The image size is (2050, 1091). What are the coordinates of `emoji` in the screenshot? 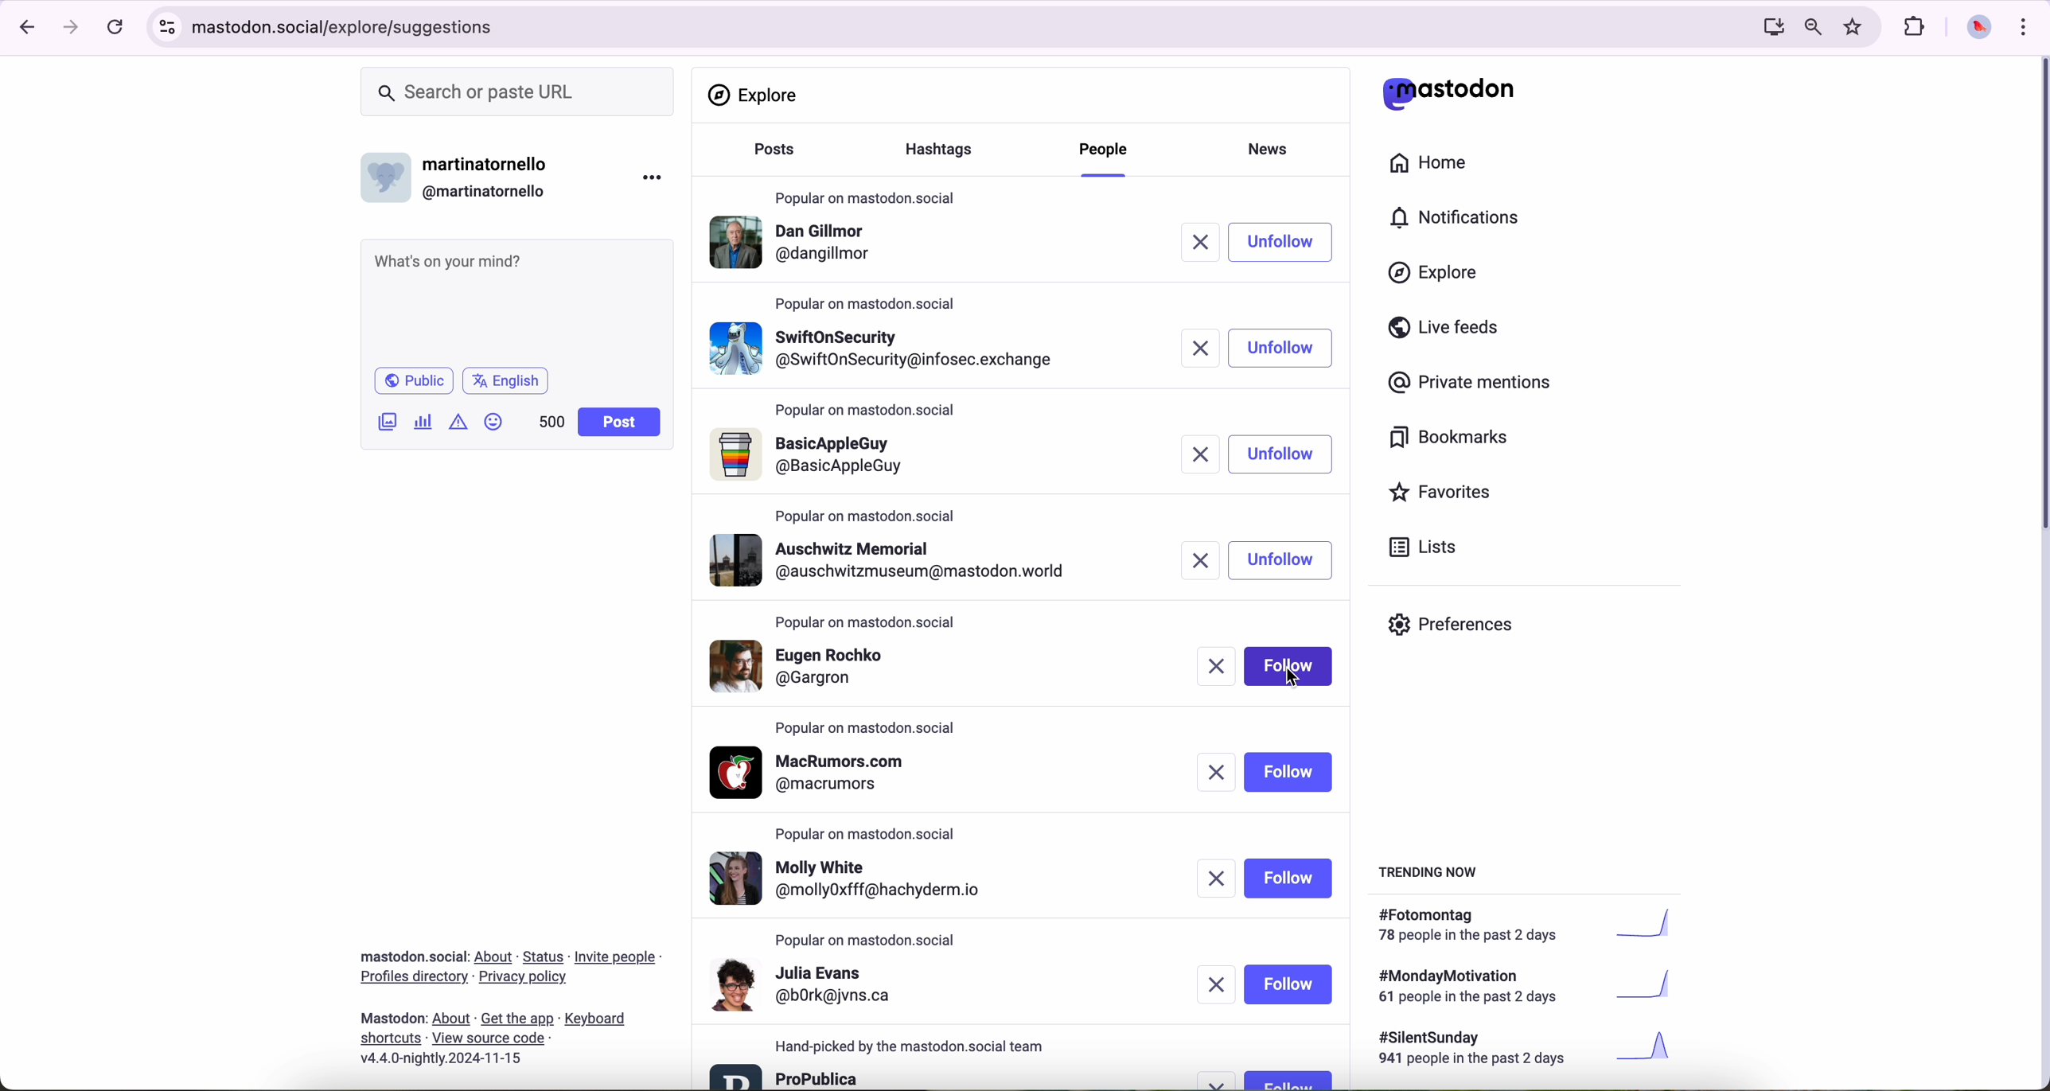 It's located at (494, 421).